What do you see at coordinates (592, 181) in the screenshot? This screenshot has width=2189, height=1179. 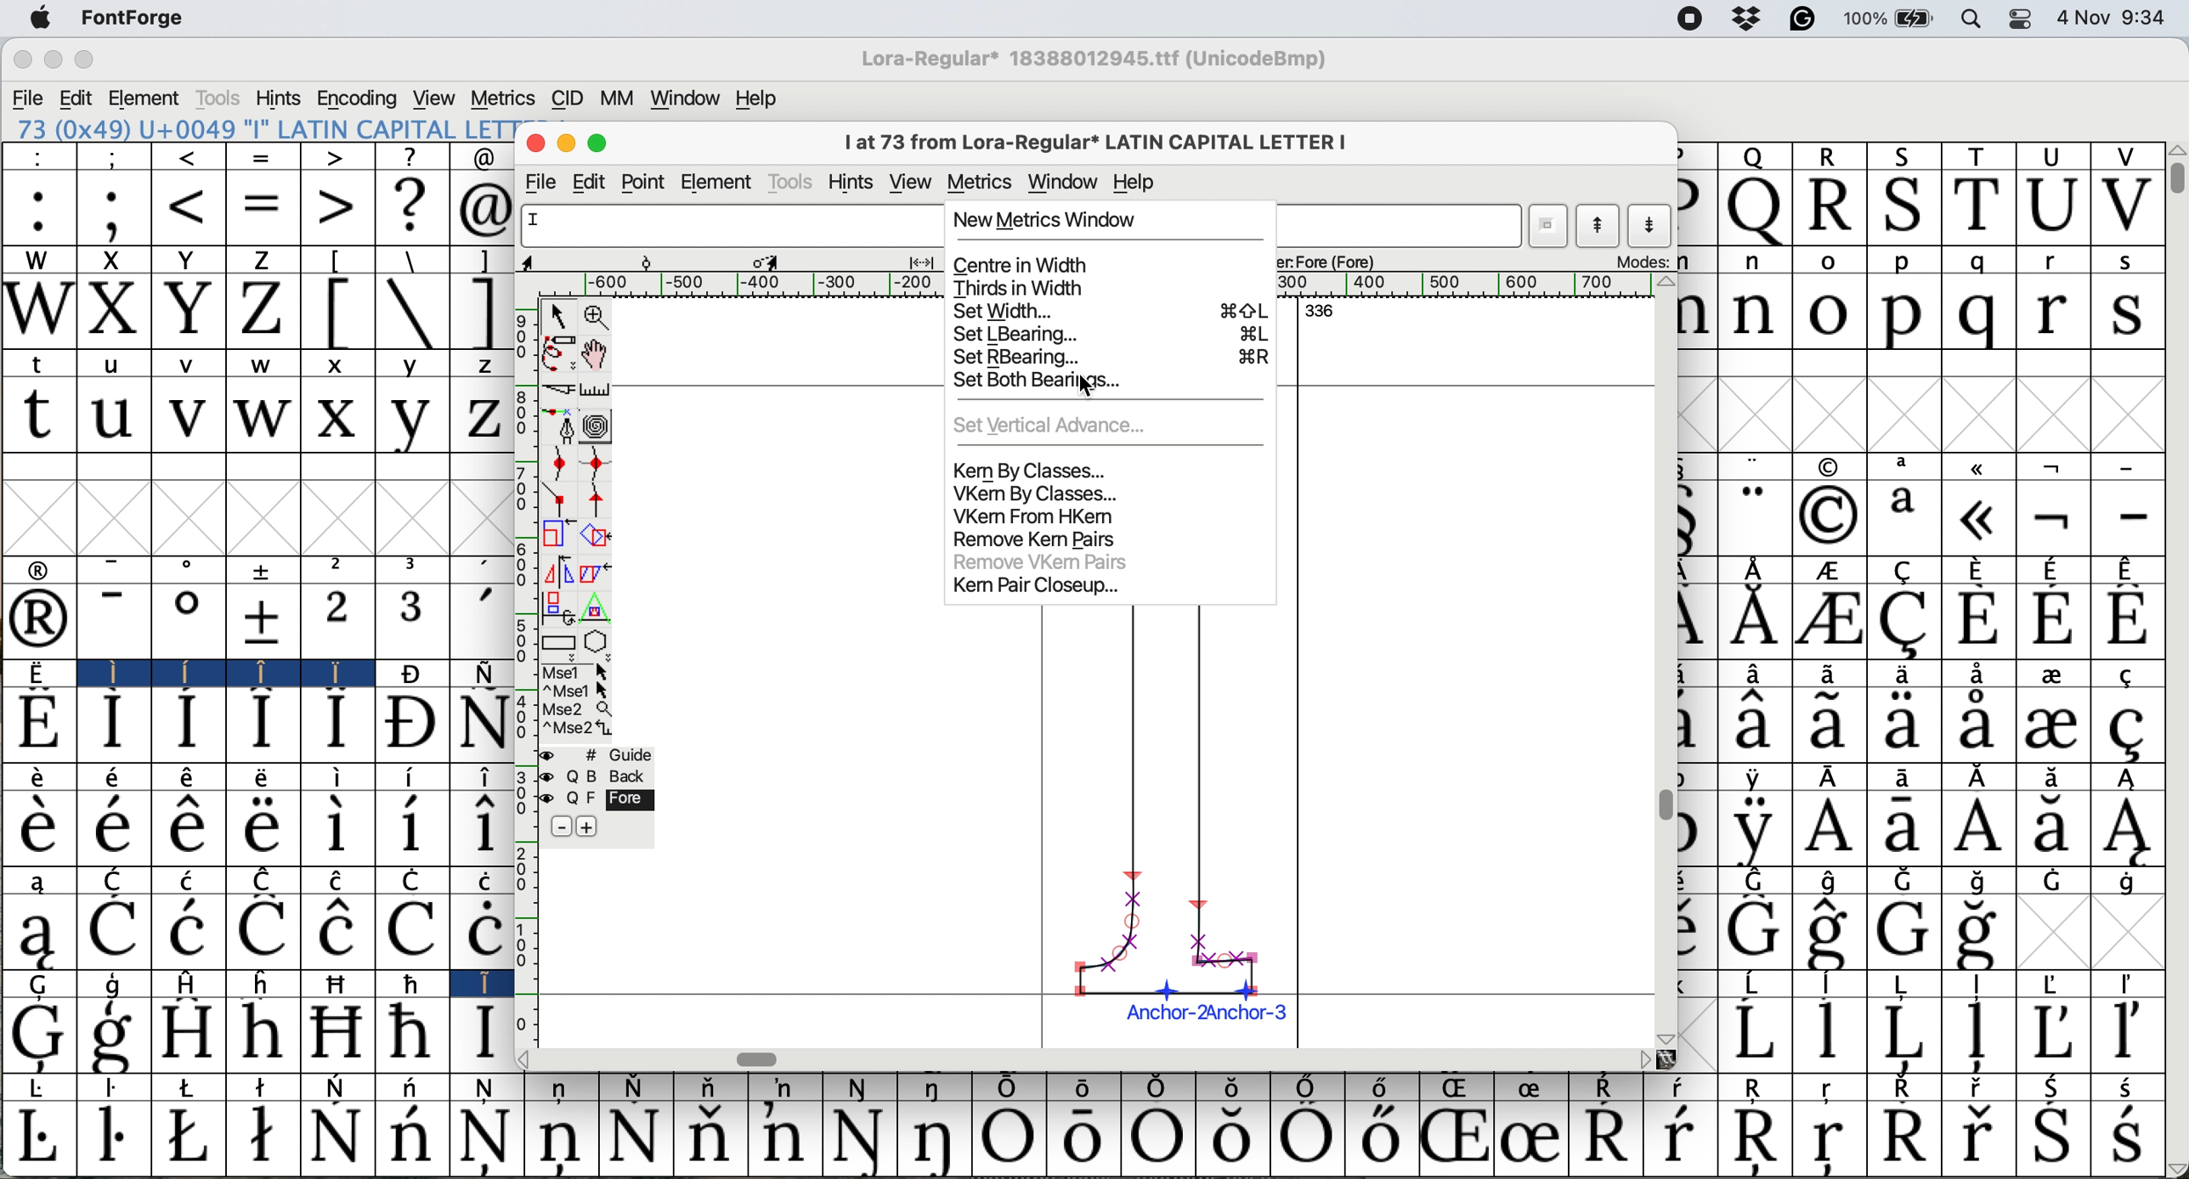 I see `edit` at bounding box center [592, 181].